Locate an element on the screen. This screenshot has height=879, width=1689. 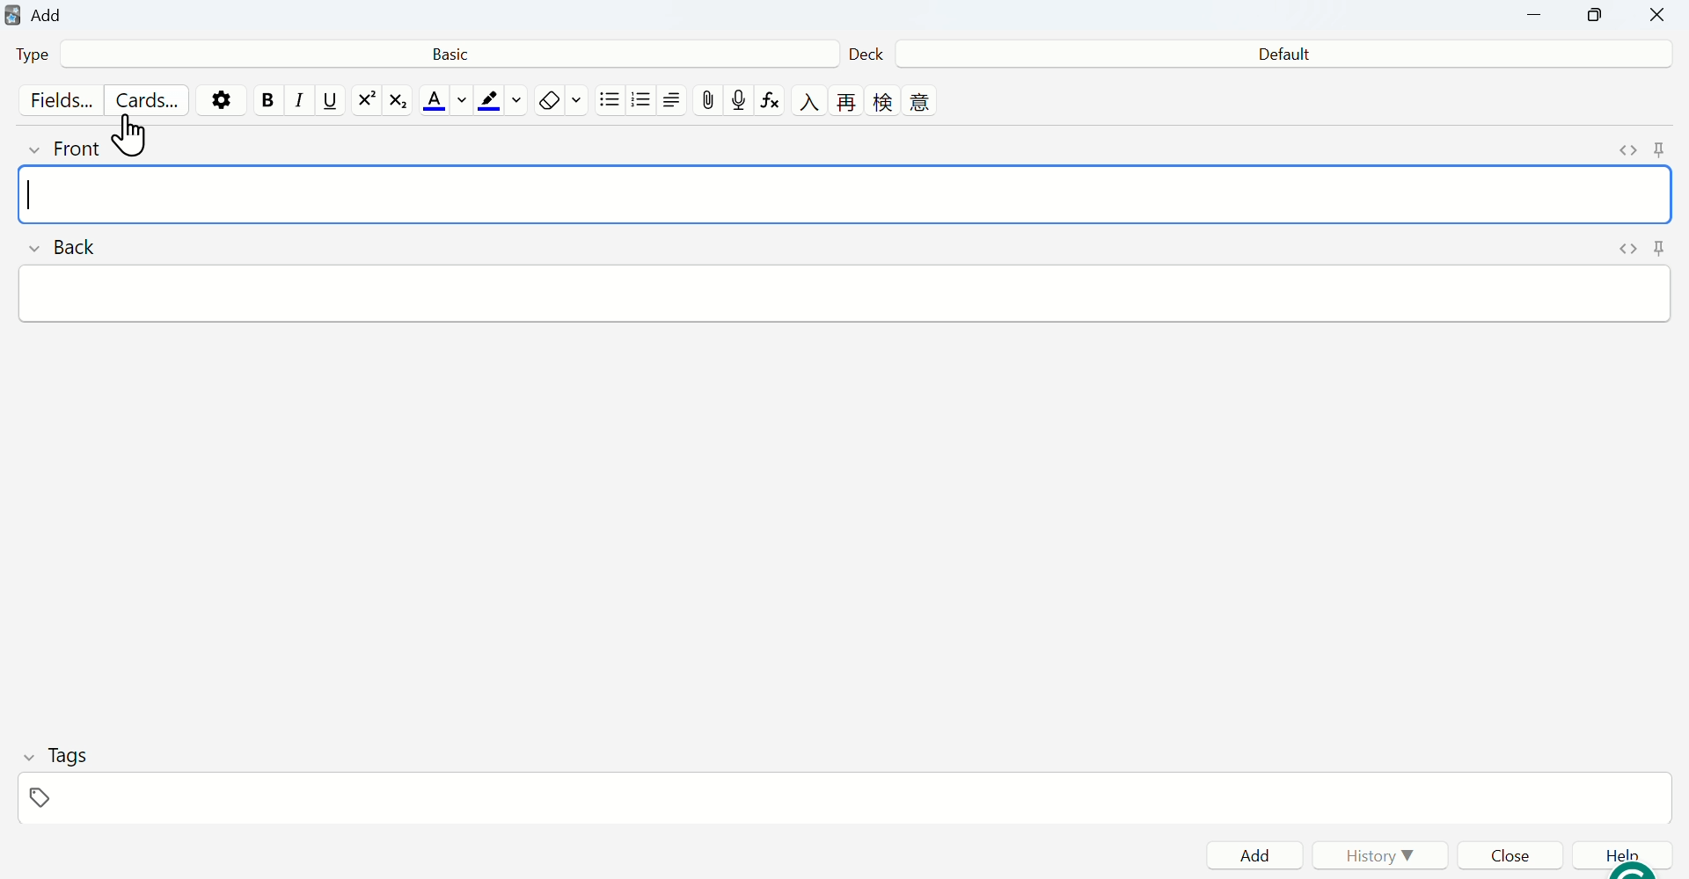
language is located at coordinates (920, 100).